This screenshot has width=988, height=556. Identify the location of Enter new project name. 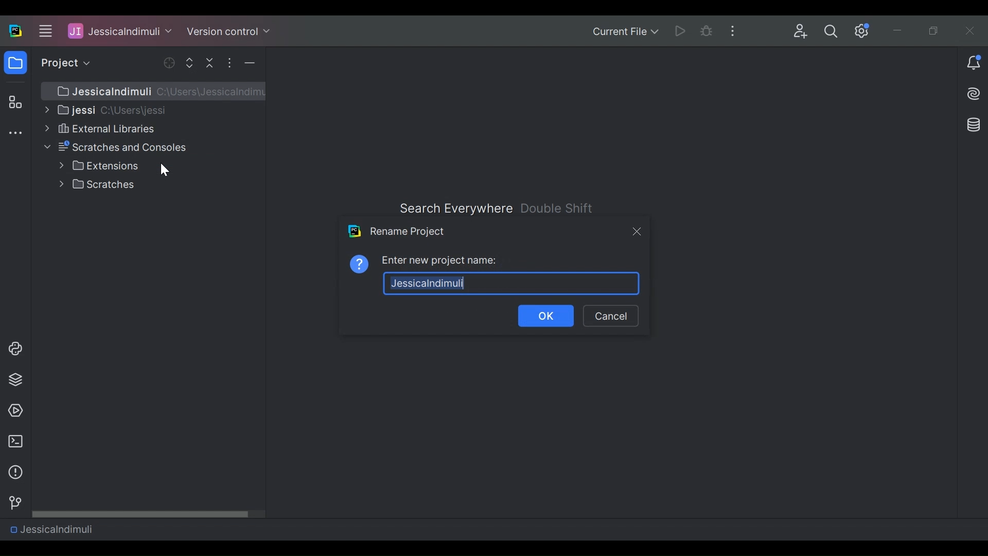
(440, 260).